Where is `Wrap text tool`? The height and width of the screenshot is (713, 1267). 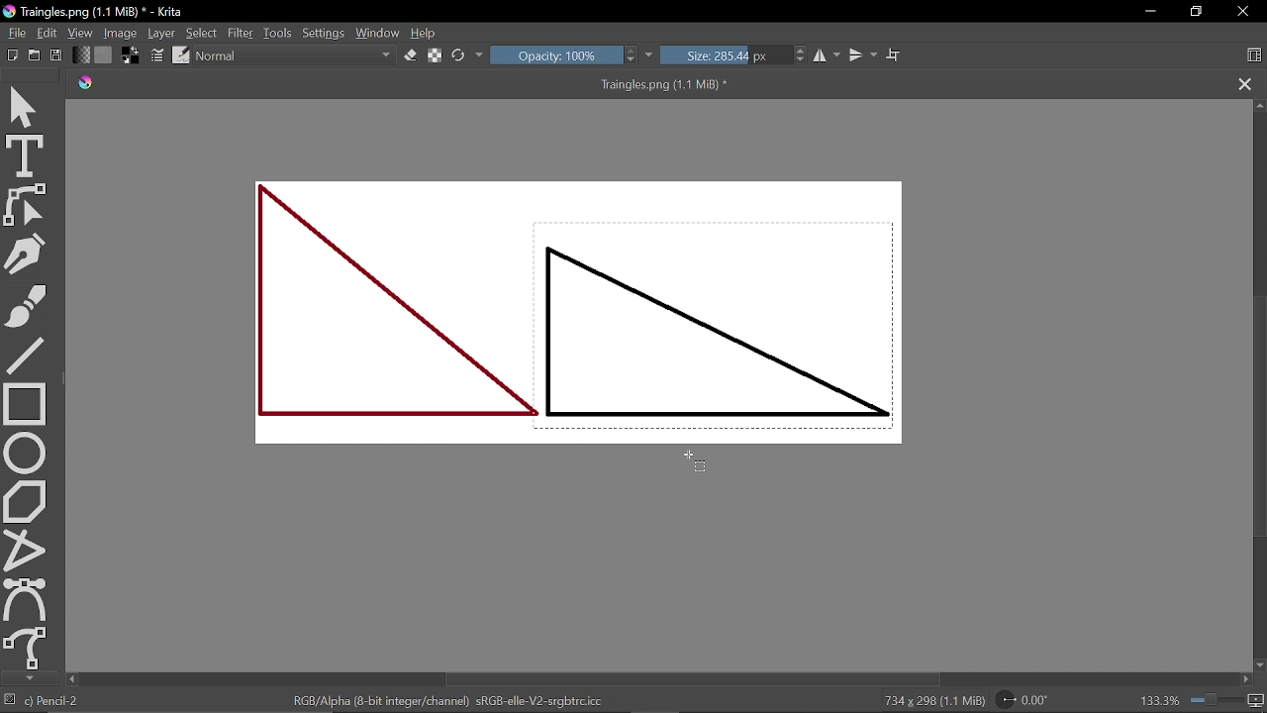 Wrap text tool is located at coordinates (893, 54).